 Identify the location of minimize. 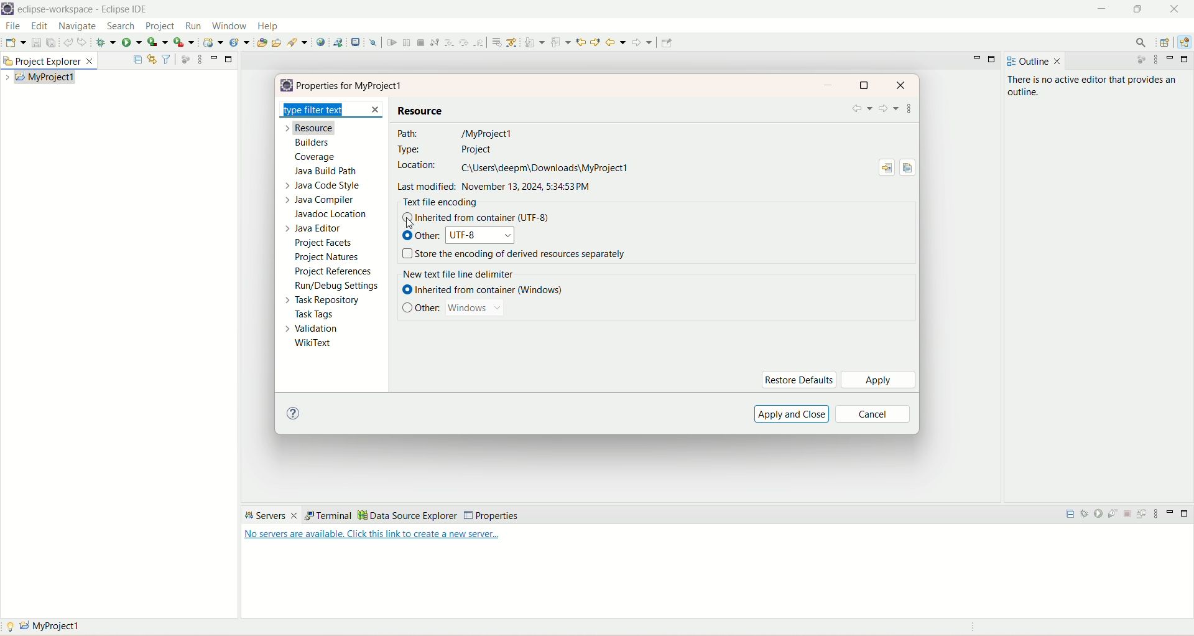
(1169, 516).